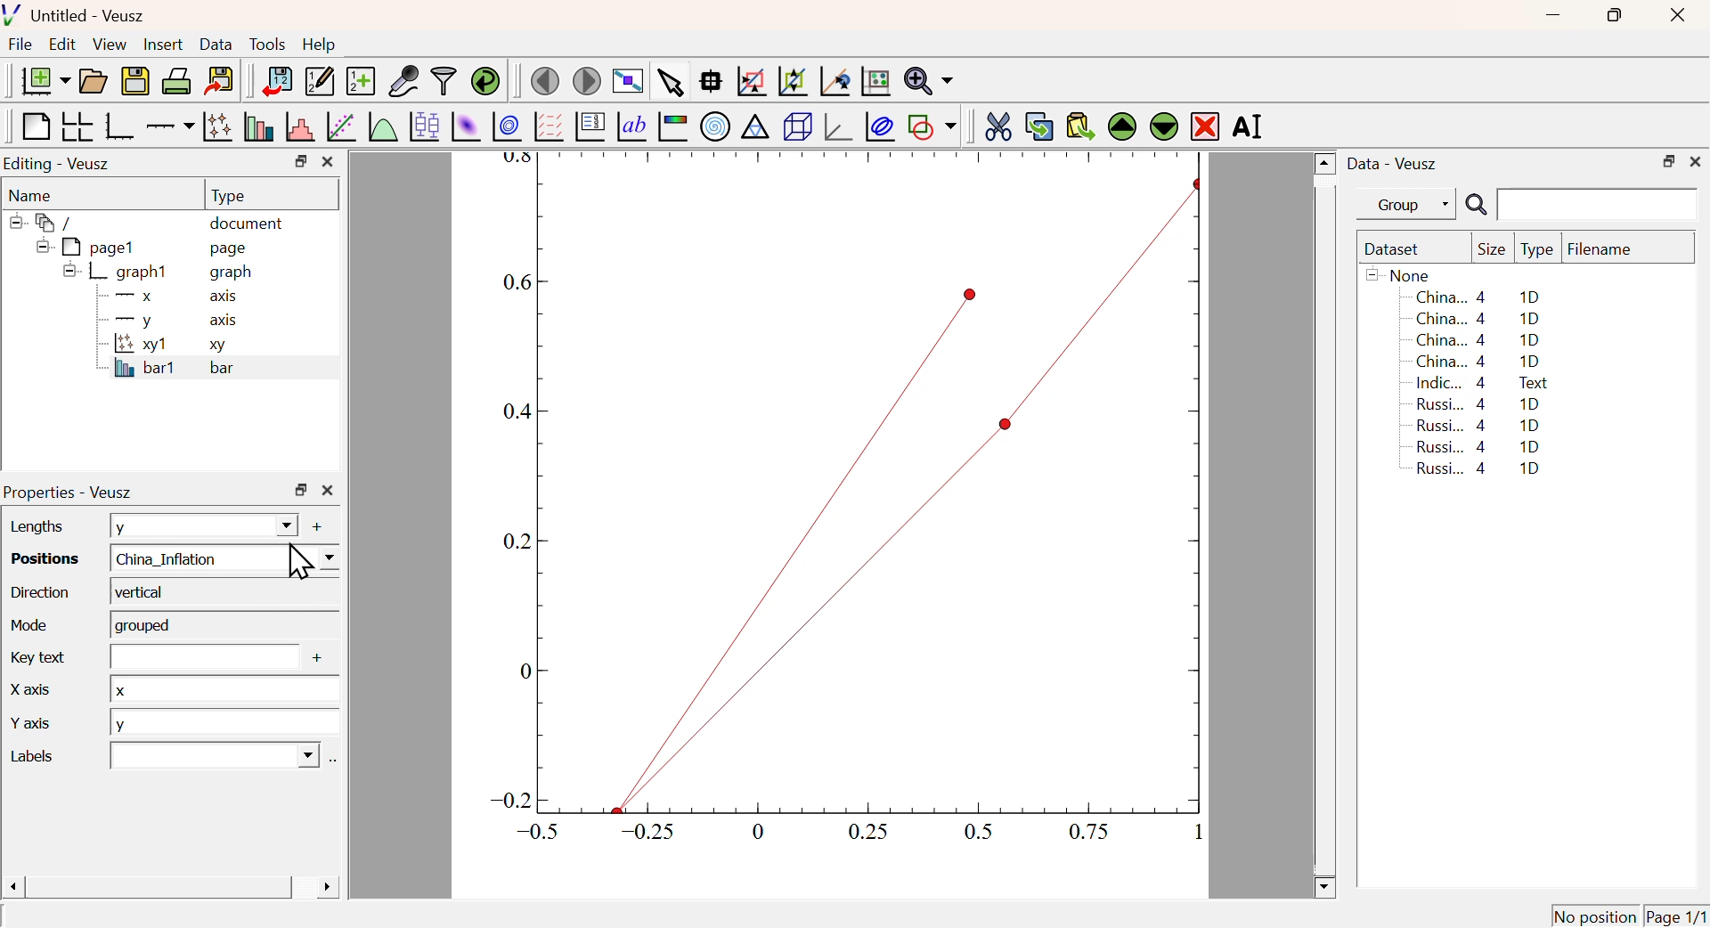 This screenshot has height=928, width=1710. I want to click on Fit a function to data, so click(342, 128).